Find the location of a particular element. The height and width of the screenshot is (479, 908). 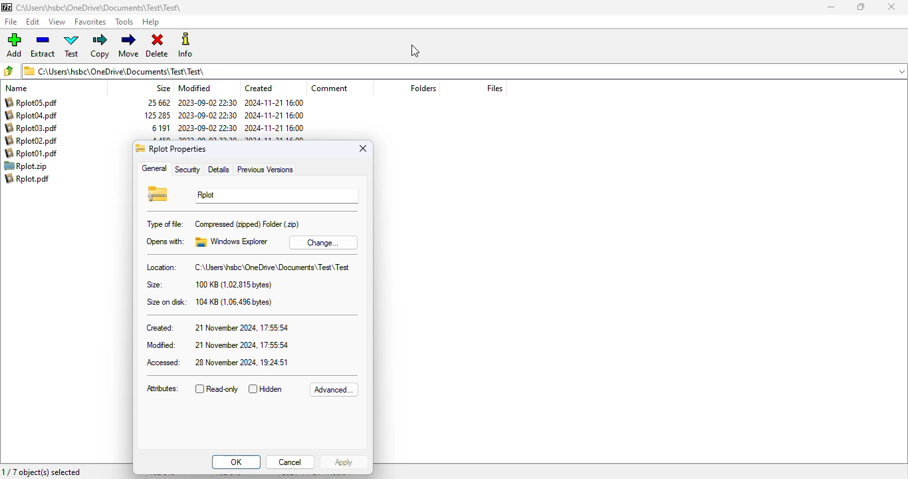

minimize is located at coordinates (831, 7).